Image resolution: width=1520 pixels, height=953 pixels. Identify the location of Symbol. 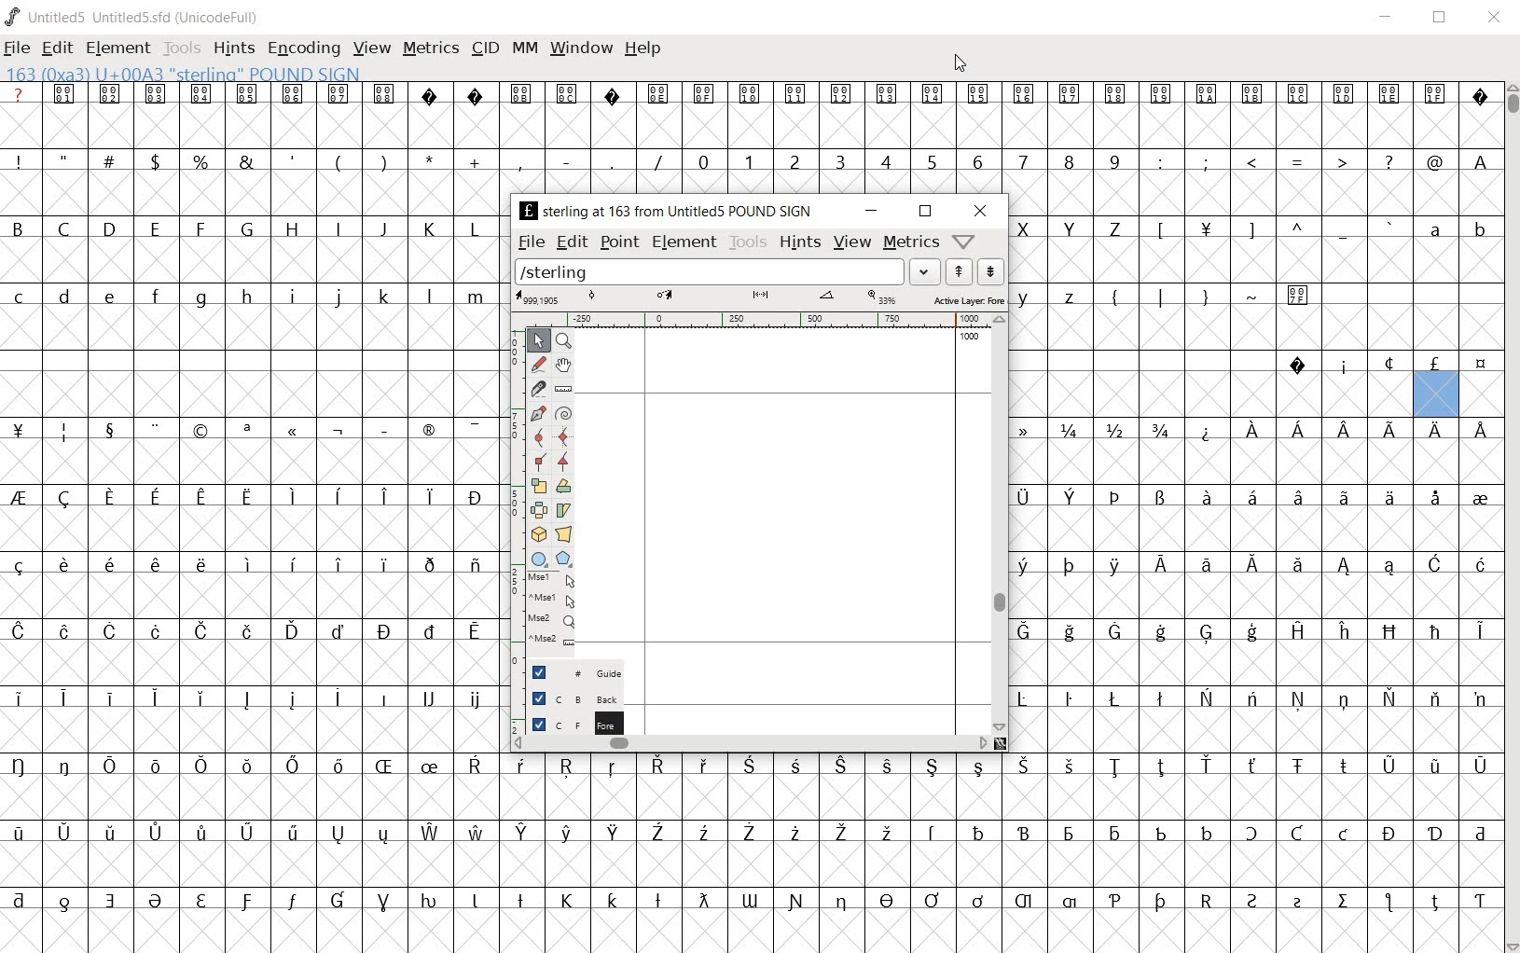
(1205, 232).